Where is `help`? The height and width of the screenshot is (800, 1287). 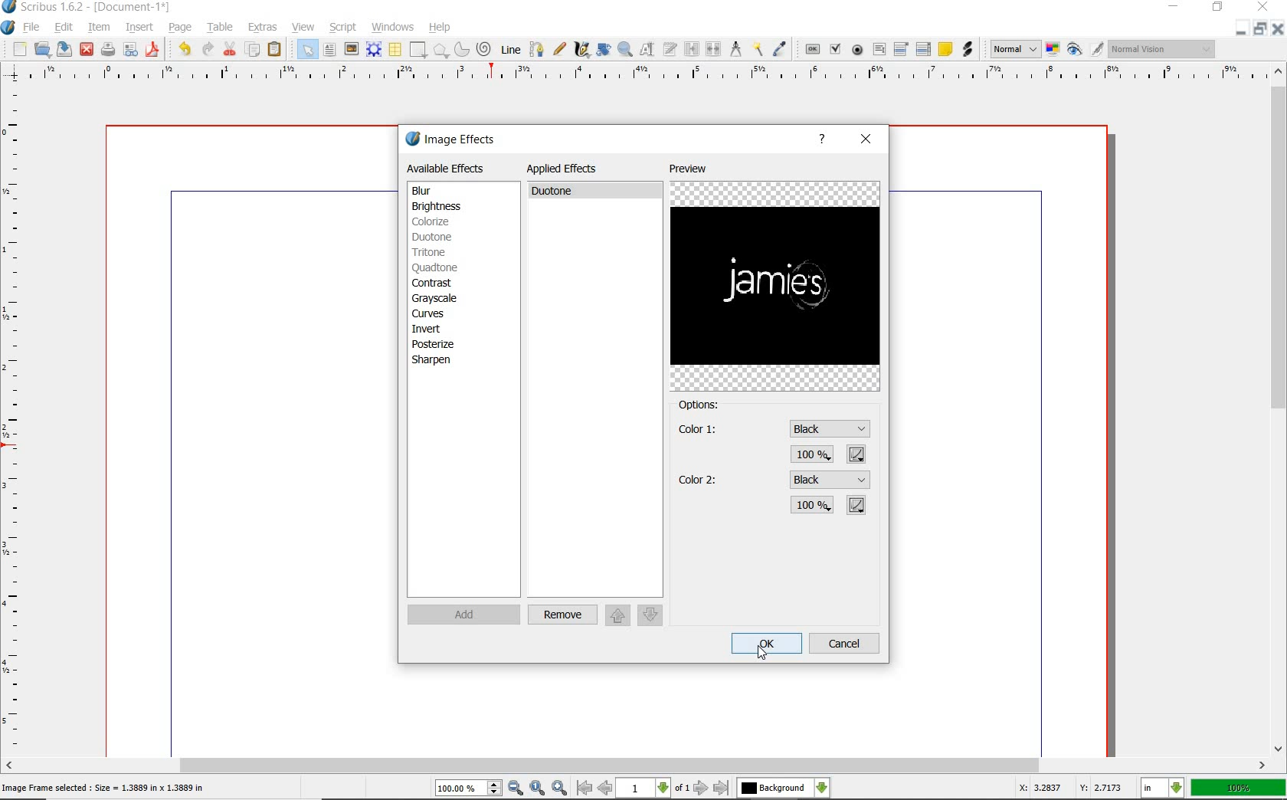
help is located at coordinates (442, 28).